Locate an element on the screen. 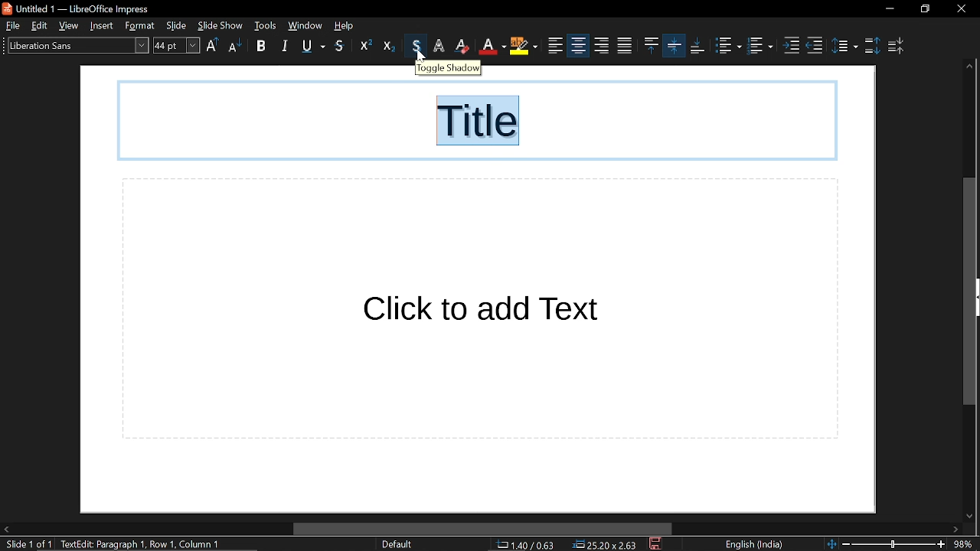  zoom out is located at coordinates (846, 543).